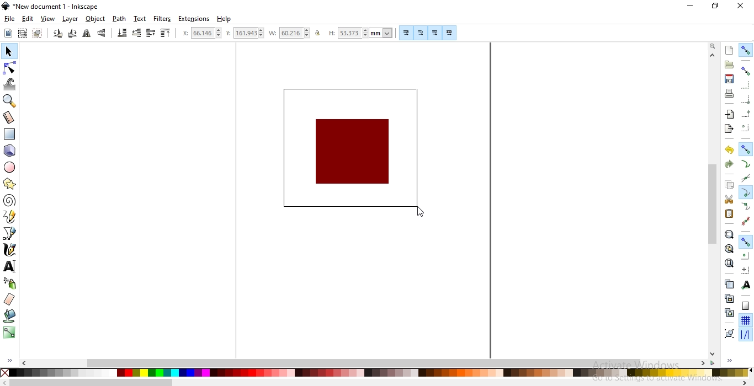 This screenshot has height=386, width=754. I want to click on create stars and polygons, so click(9, 185).